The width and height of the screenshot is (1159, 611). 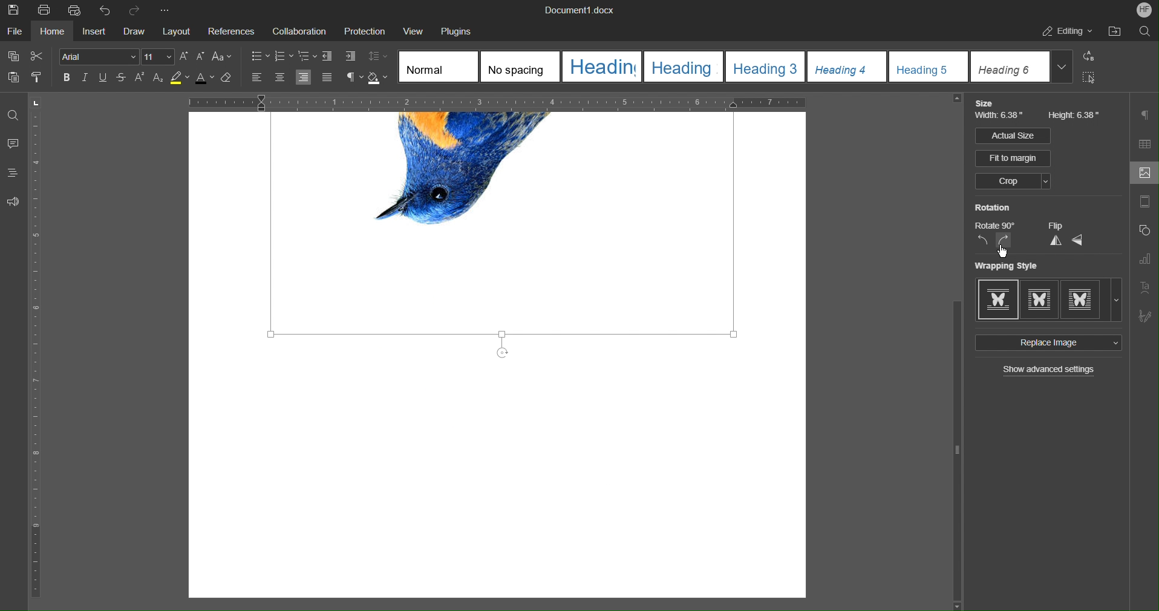 I want to click on Text Art, so click(x=1144, y=287).